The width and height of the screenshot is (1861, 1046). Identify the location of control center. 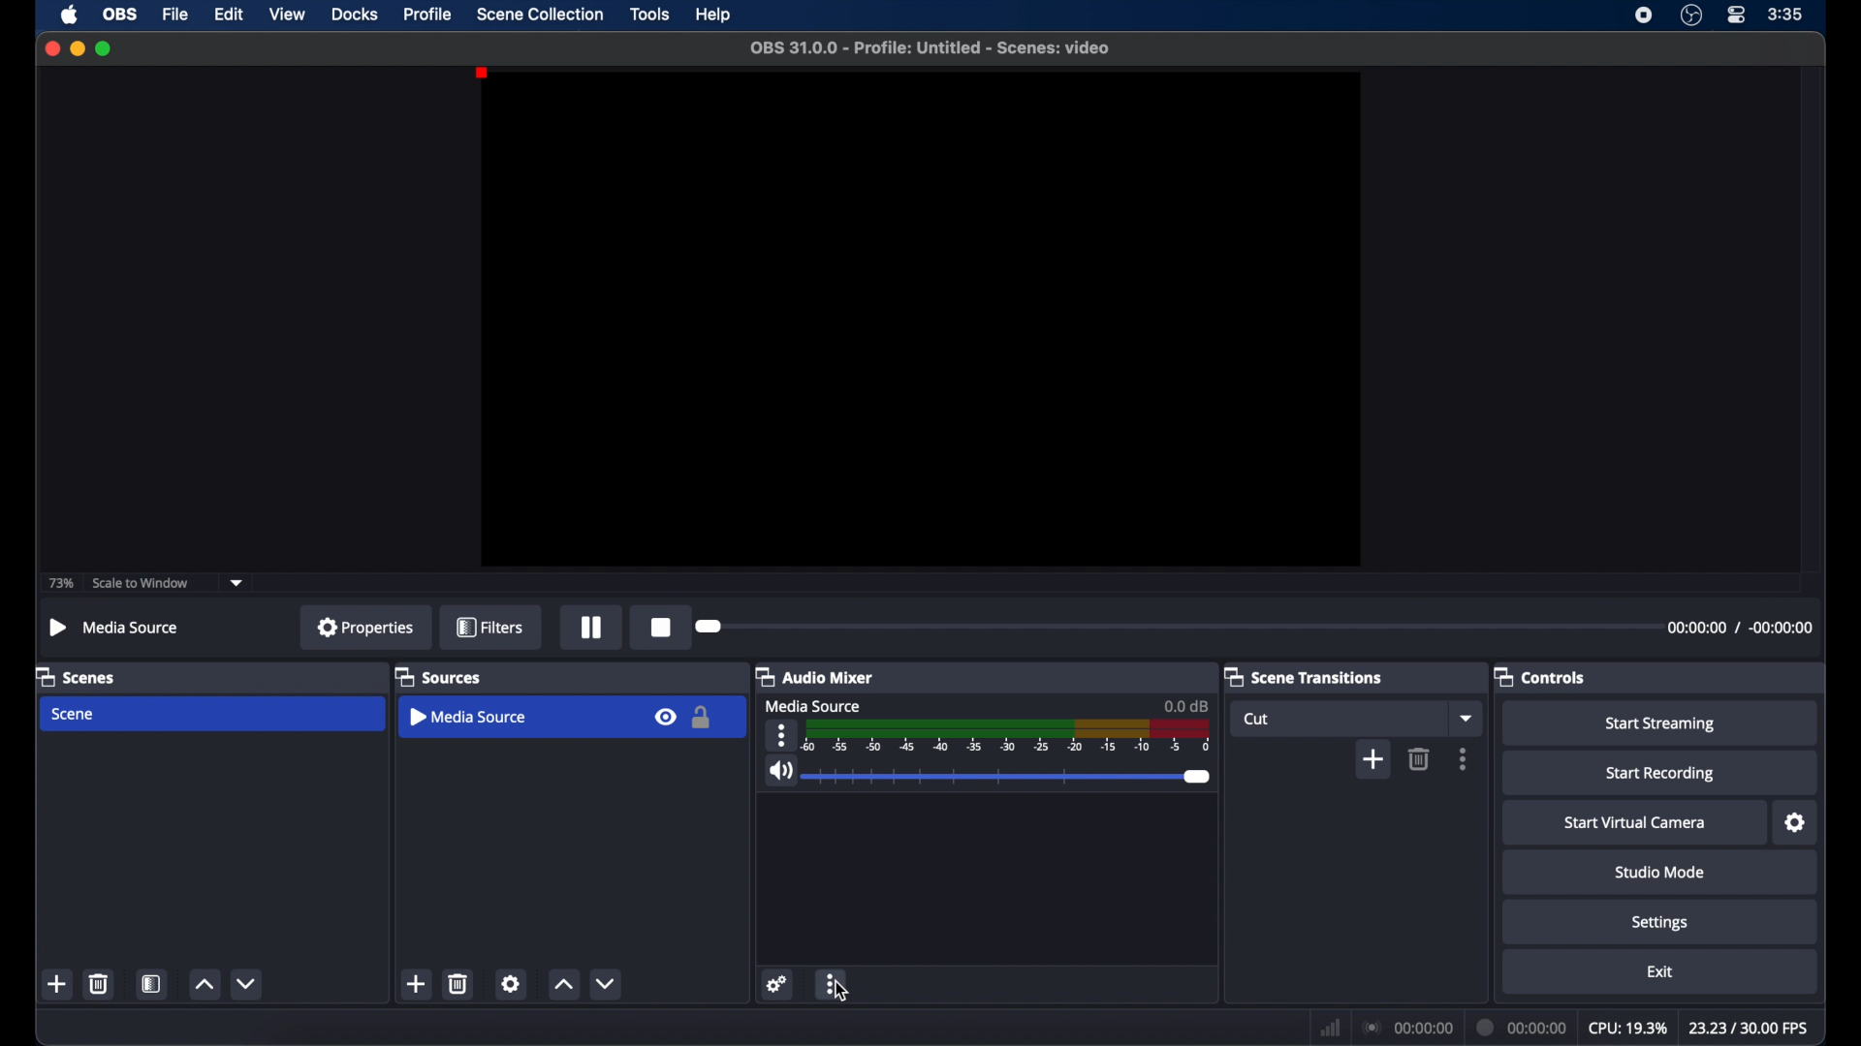
(1738, 15).